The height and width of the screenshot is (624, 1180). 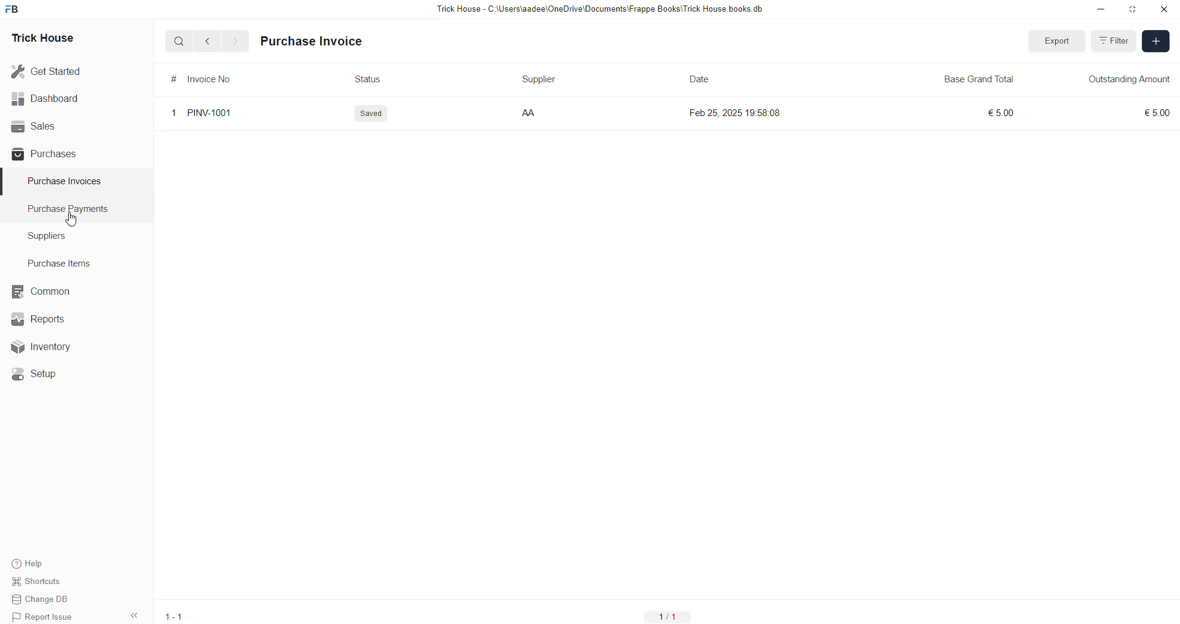 I want to click on Dashboard, so click(x=48, y=98).